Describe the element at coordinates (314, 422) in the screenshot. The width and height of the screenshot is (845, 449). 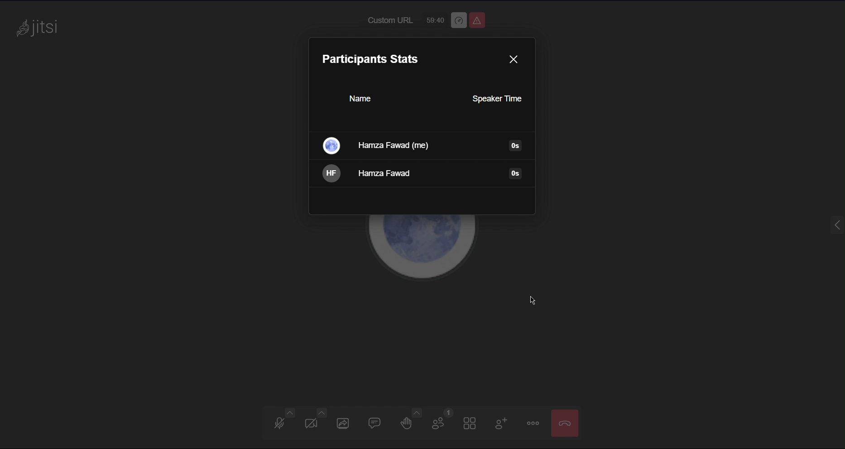
I see `Video` at that location.